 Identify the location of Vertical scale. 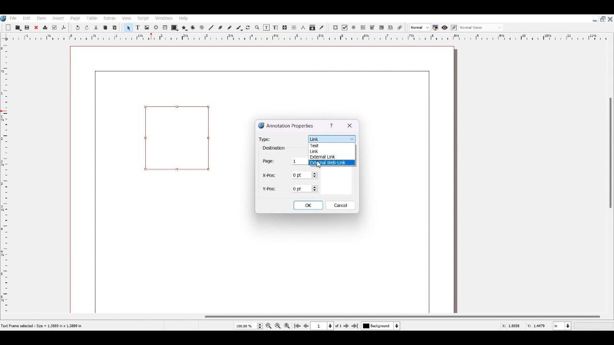
(301, 38).